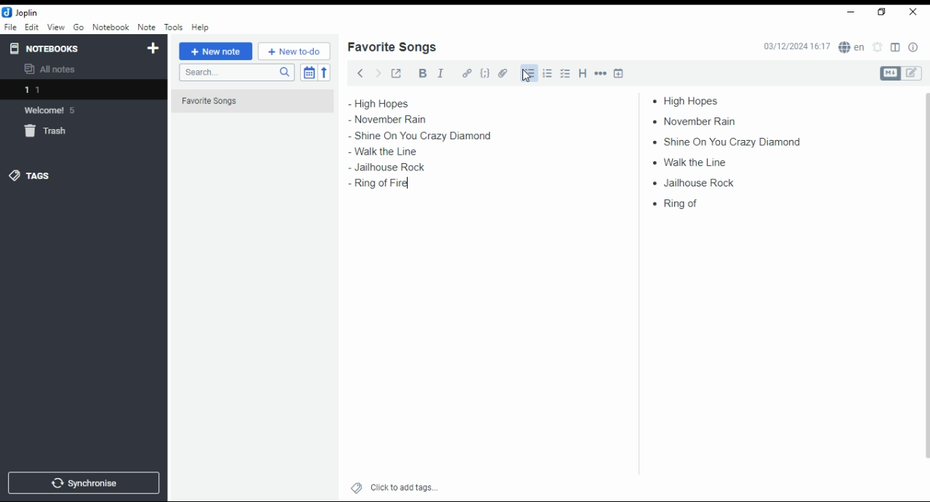 The height and width of the screenshot is (502, 930). I want to click on checkbox, so click(564, 75).